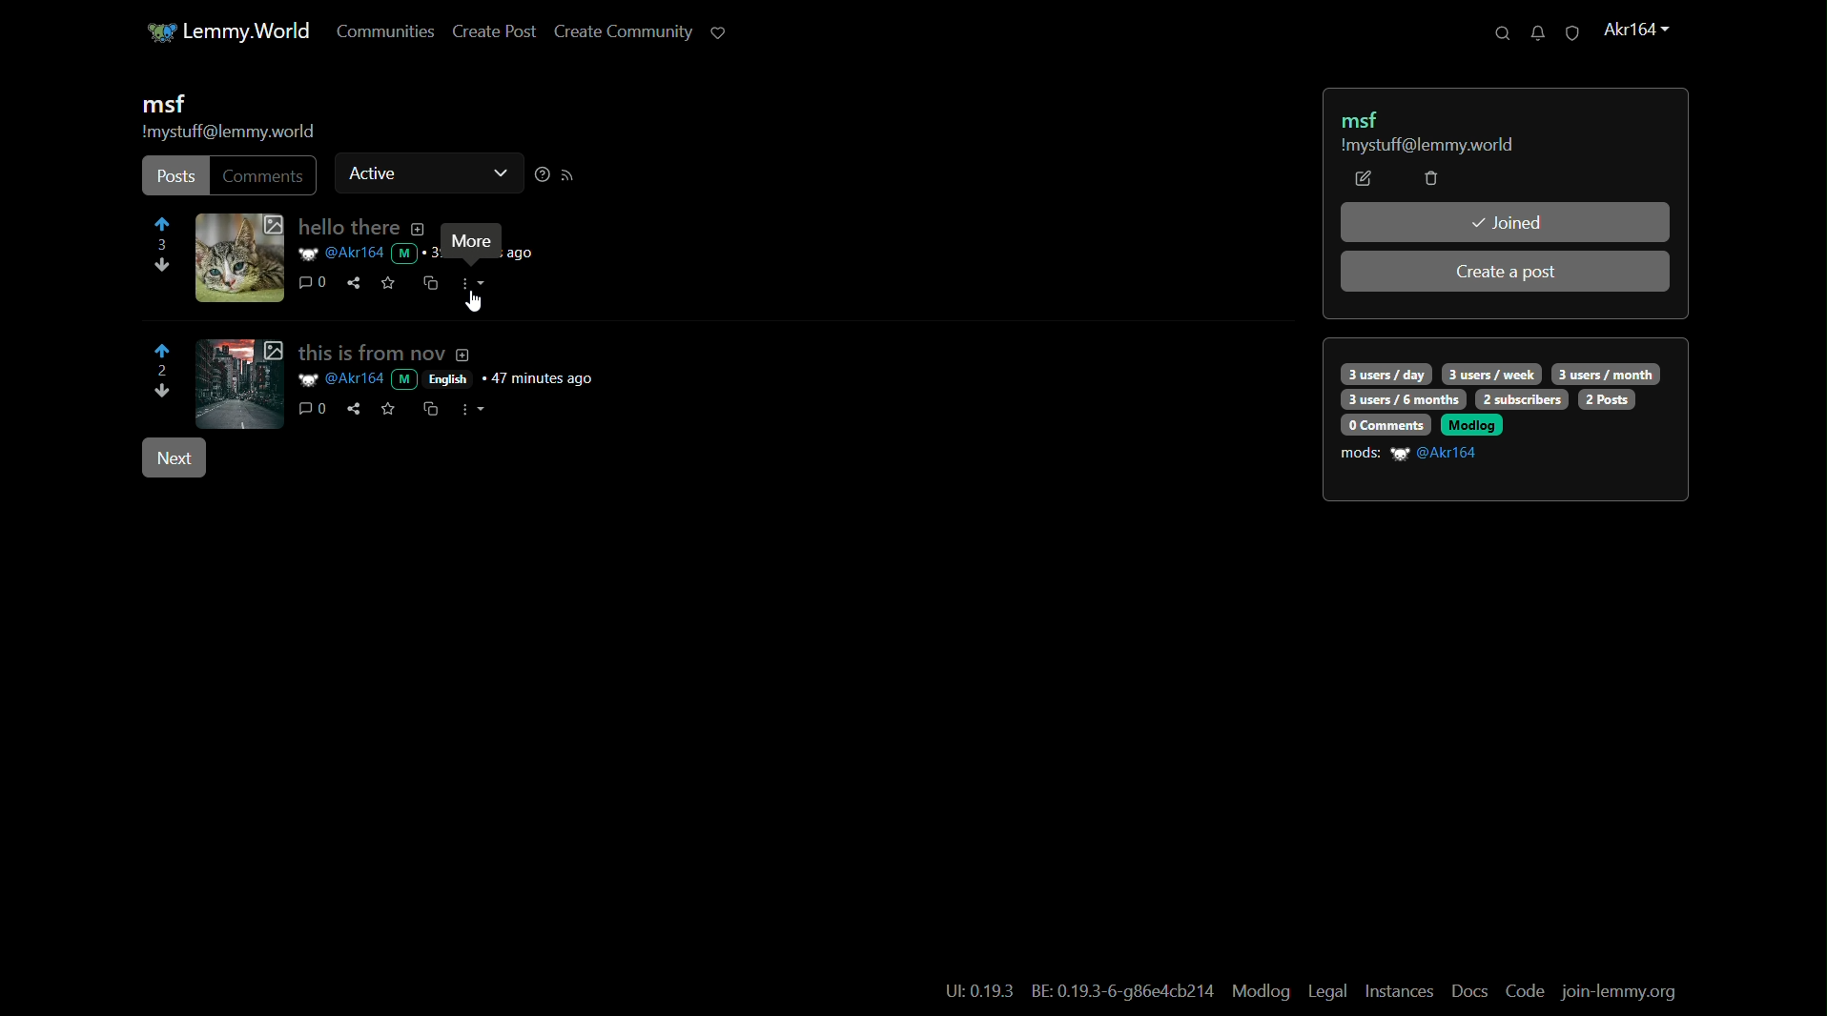 The height and width of the screenshot is (1016, 1827). Describe the element at coordinates (405, 254) in the screenshot. I see `mod` at that location.